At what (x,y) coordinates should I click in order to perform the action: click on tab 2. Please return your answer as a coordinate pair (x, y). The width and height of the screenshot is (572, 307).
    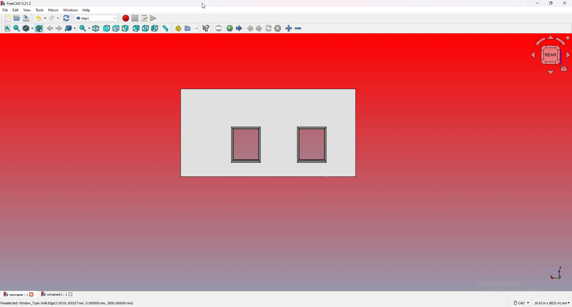
    Looking at the image, I should click on (57, 294).